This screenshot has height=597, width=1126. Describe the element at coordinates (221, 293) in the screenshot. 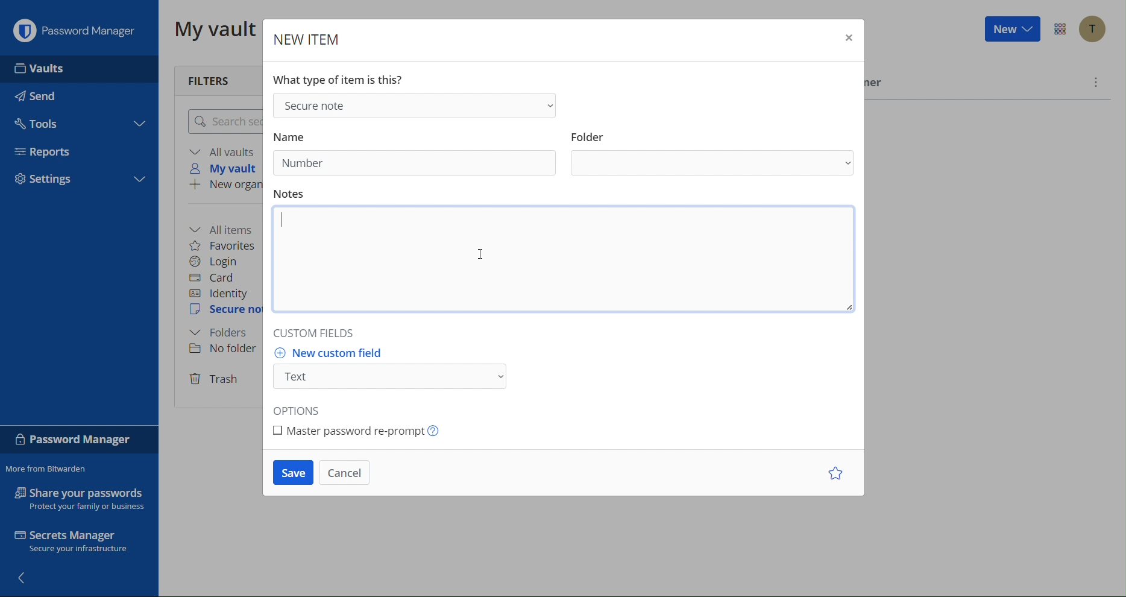

I see `Identity` at that location.